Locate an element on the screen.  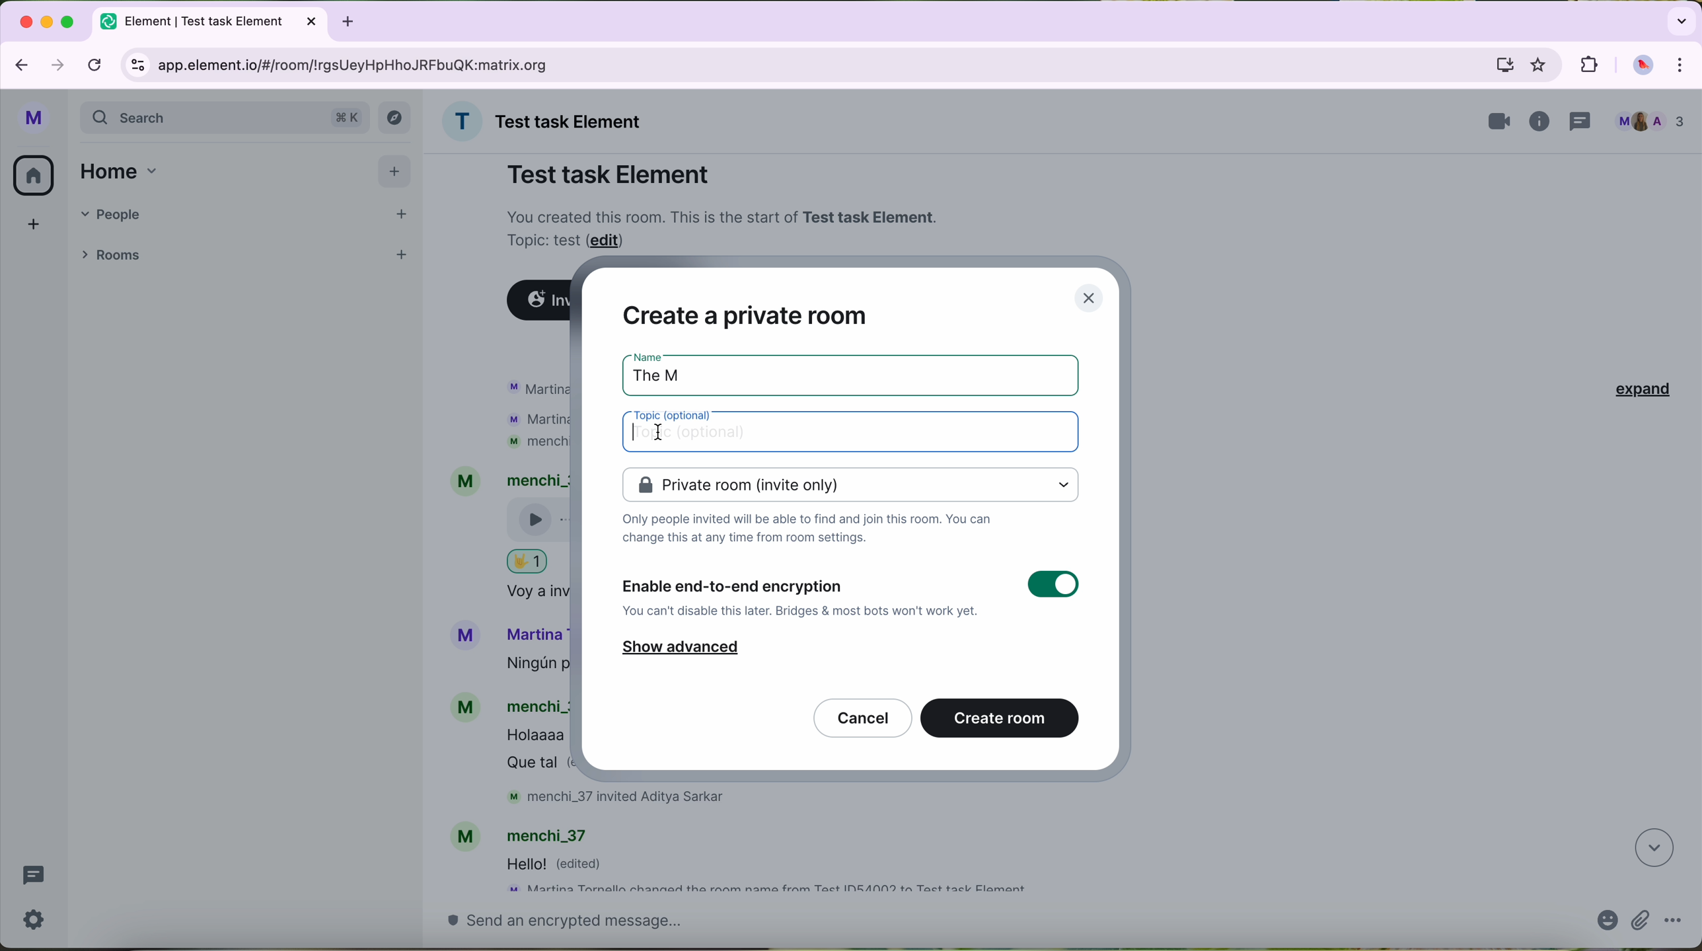
search bar is located at coordinates (225, 119).